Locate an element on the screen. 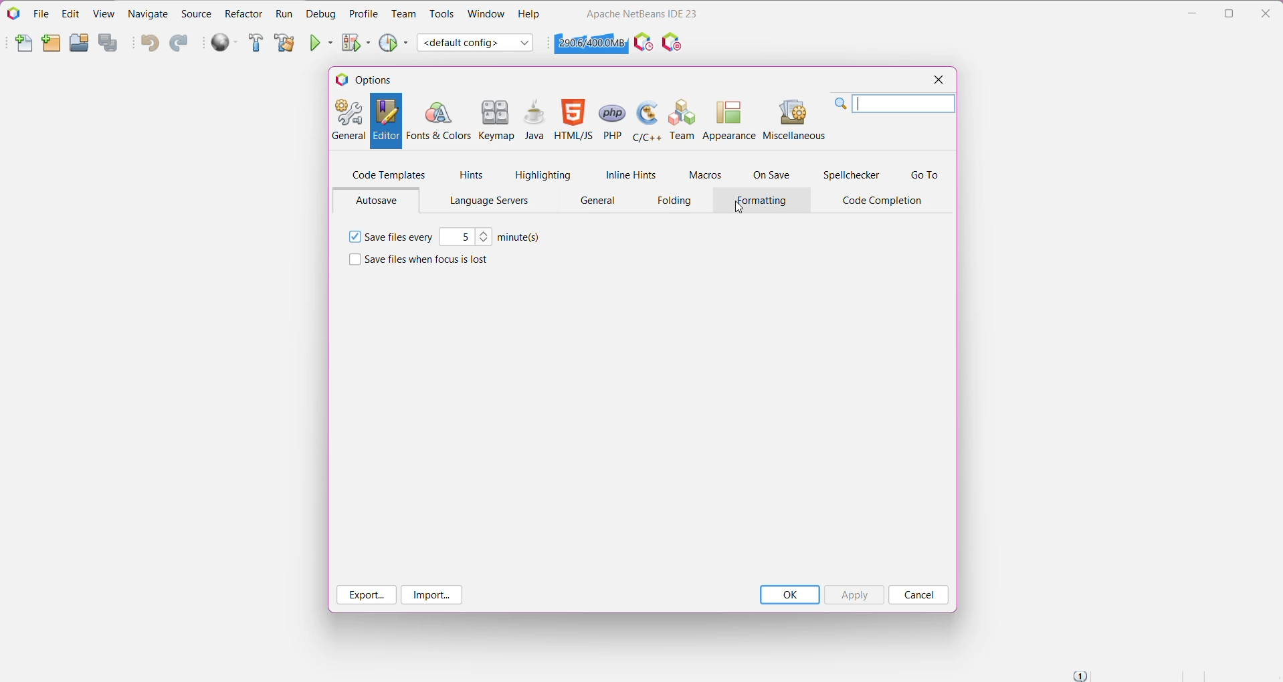 The width and height of the screenshot is (1283, 682). Inline Hints is located at coordinates (629, 175).